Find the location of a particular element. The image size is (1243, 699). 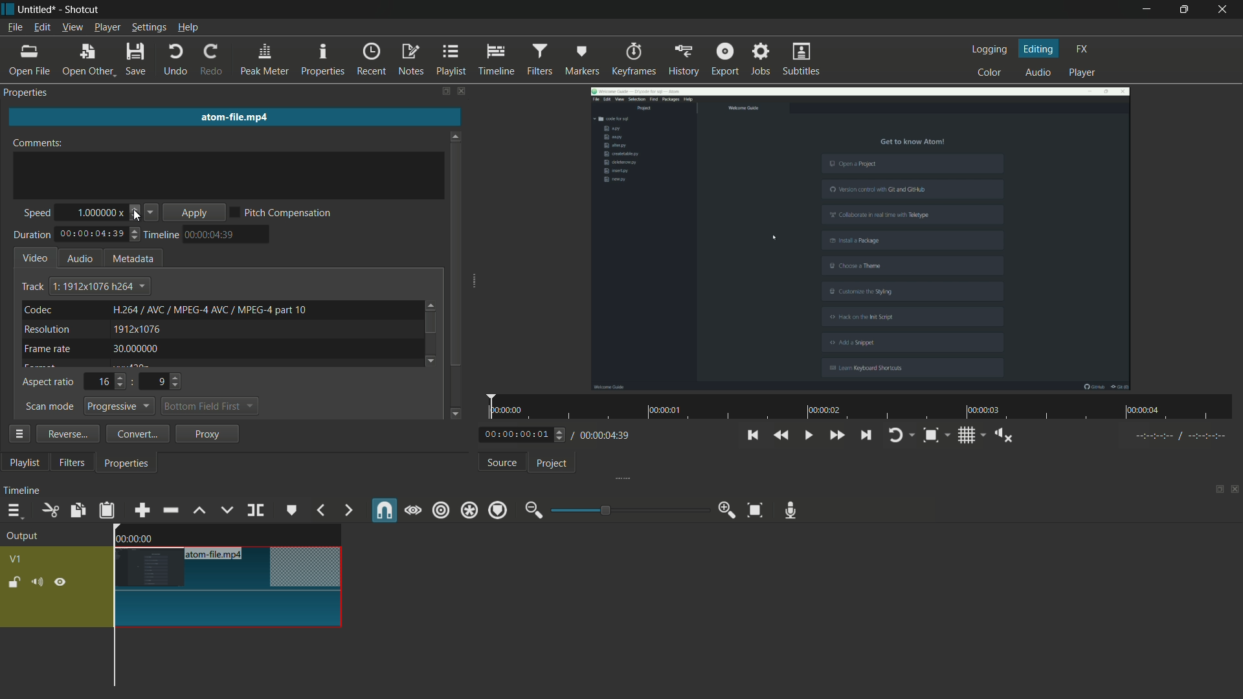

keyframes is located at coordinates (634, 58).